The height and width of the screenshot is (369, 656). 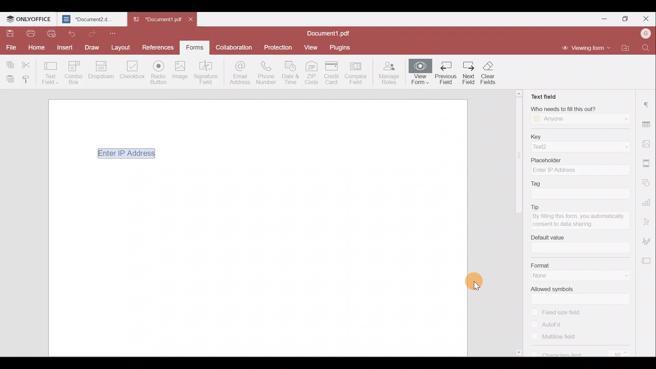 I want to click on Working area, so click(x=257, y=260).